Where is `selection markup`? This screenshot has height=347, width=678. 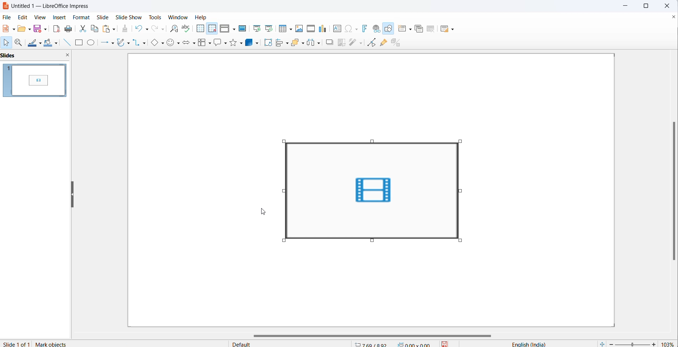
selection markup is located at coordinates (465, 190).